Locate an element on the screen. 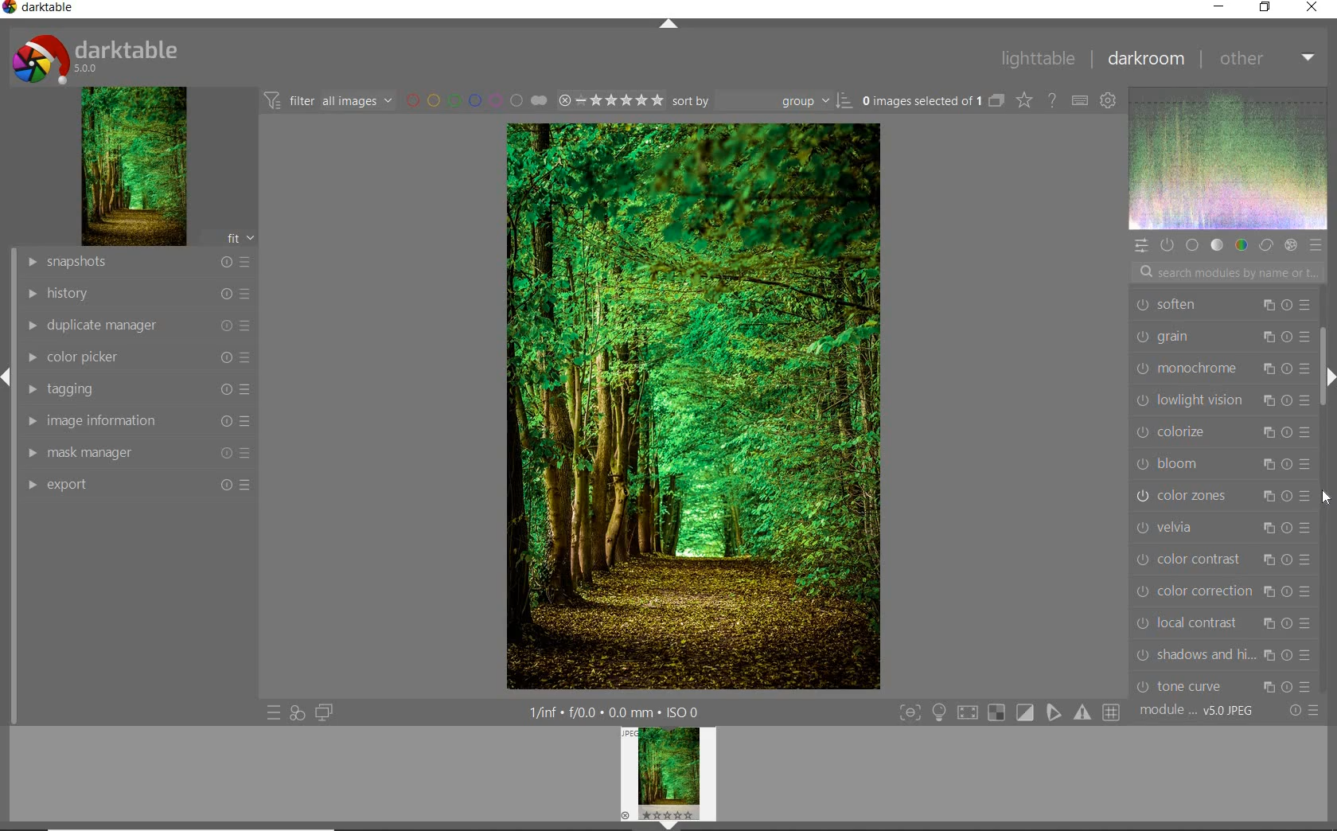 The image size is (1337, 831). SORT is located at coordinates (761, 100).